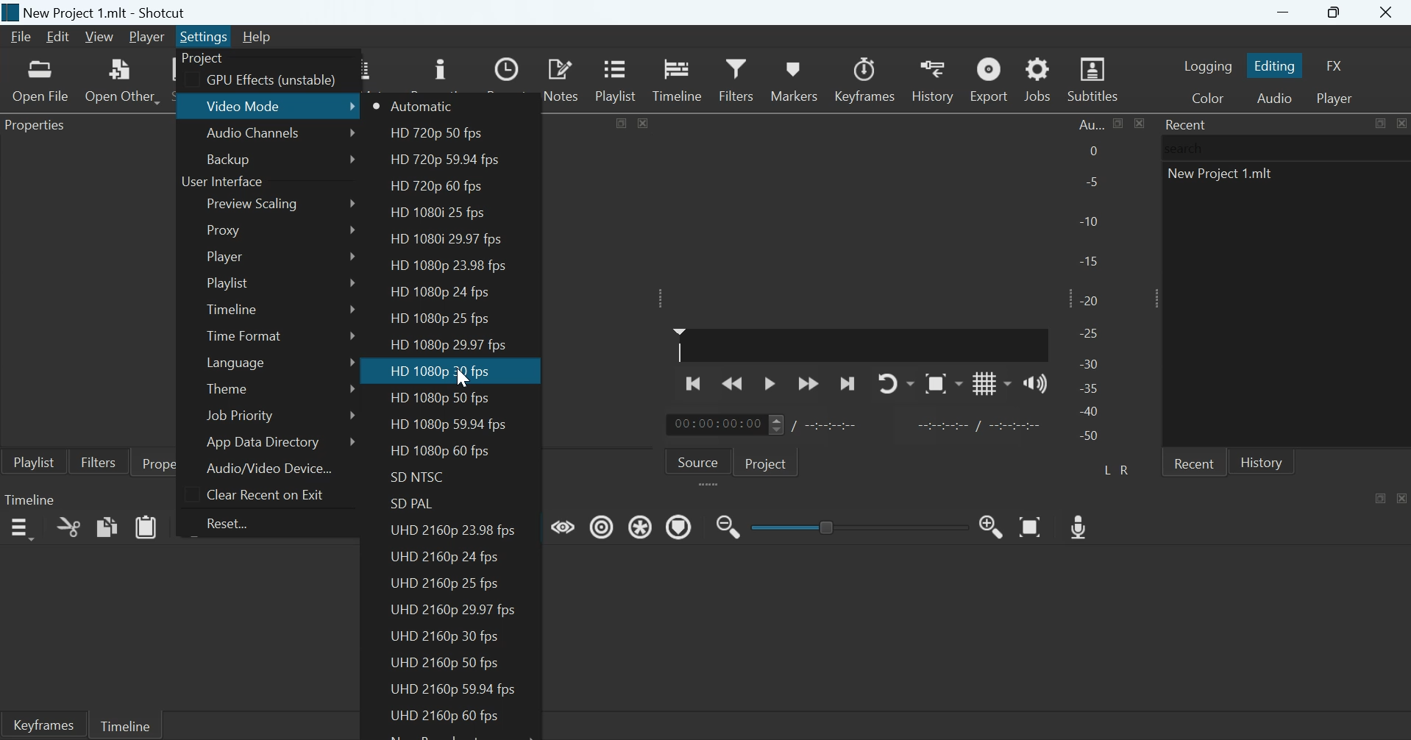  Describe the element at coordinates (452, 344) in the screenshot. I see `HD 1080p 29.97 fps` at that location.